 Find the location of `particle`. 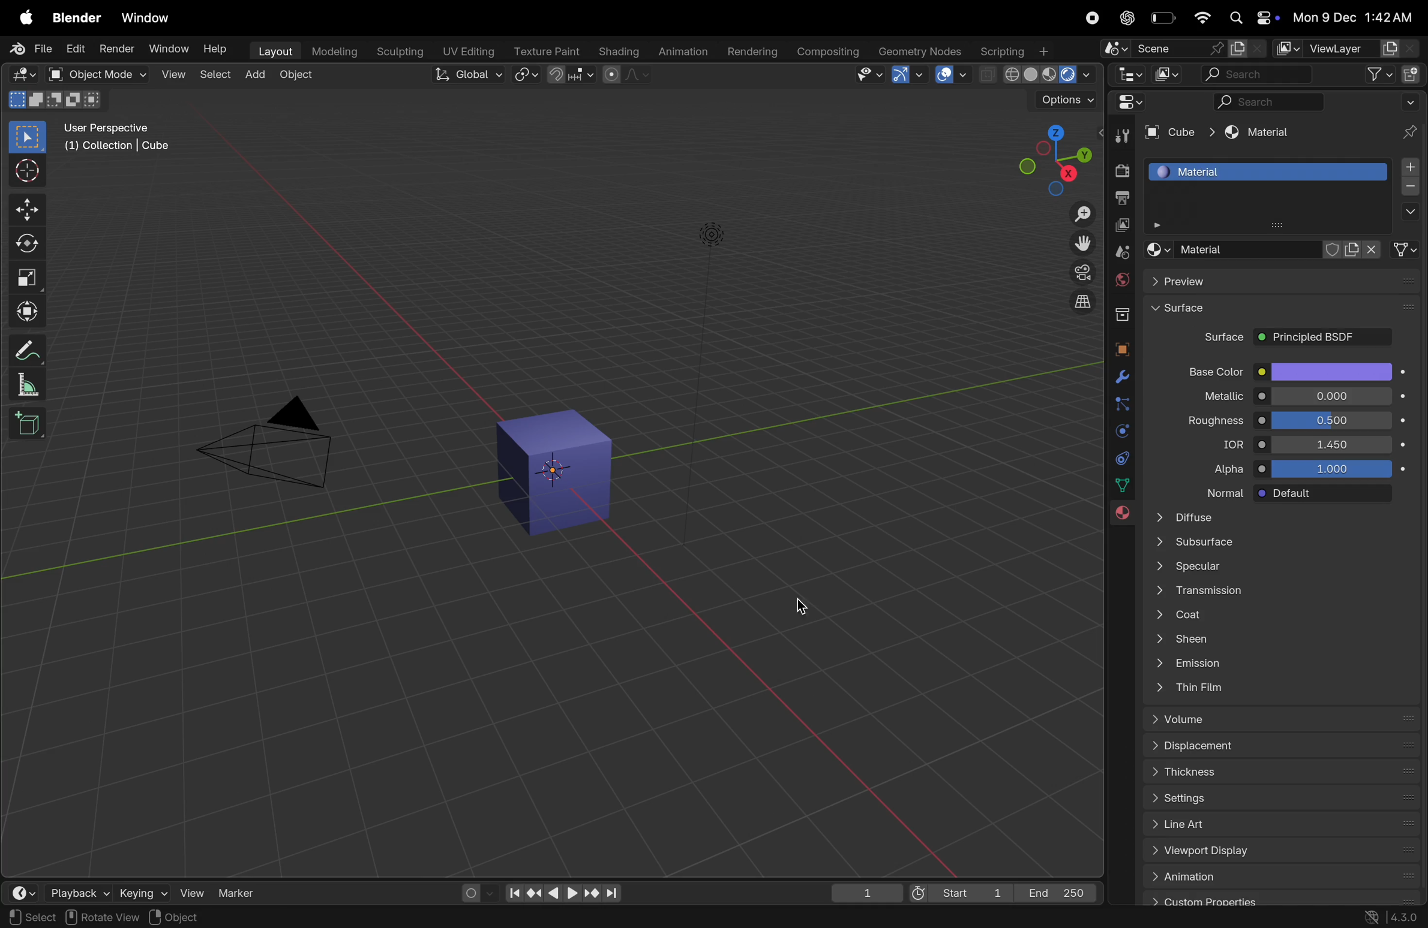

particle is located at coordinates (1121, 405).